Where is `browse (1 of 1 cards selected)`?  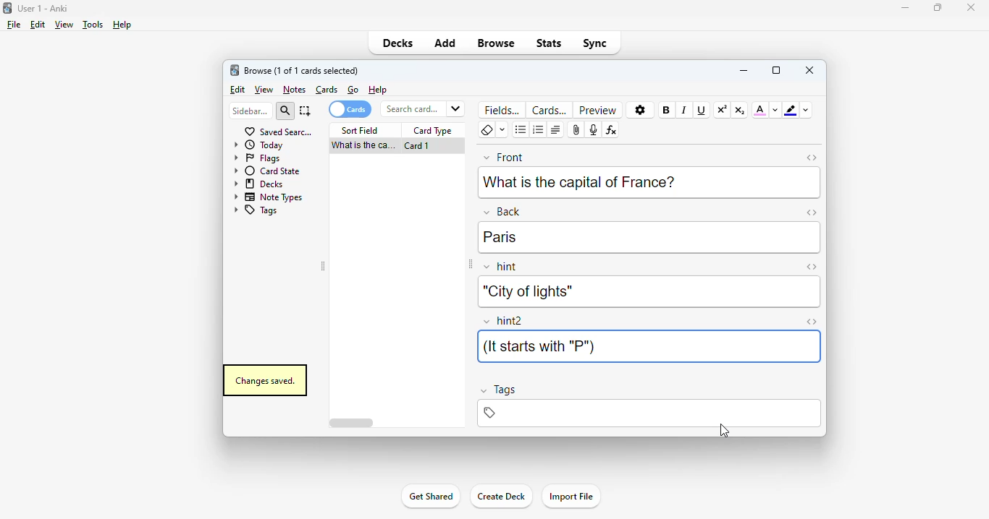 browse (1 of 1 cards selected) is located at coordinates (302, 70).